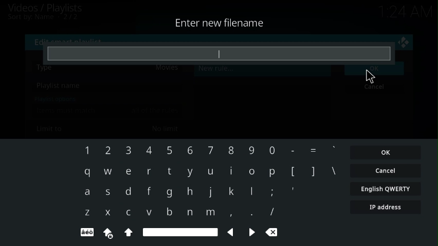  What do you see at coordinates (386, 170) in the screenshot?
I see `cancel` at bounding box center [386, 170].